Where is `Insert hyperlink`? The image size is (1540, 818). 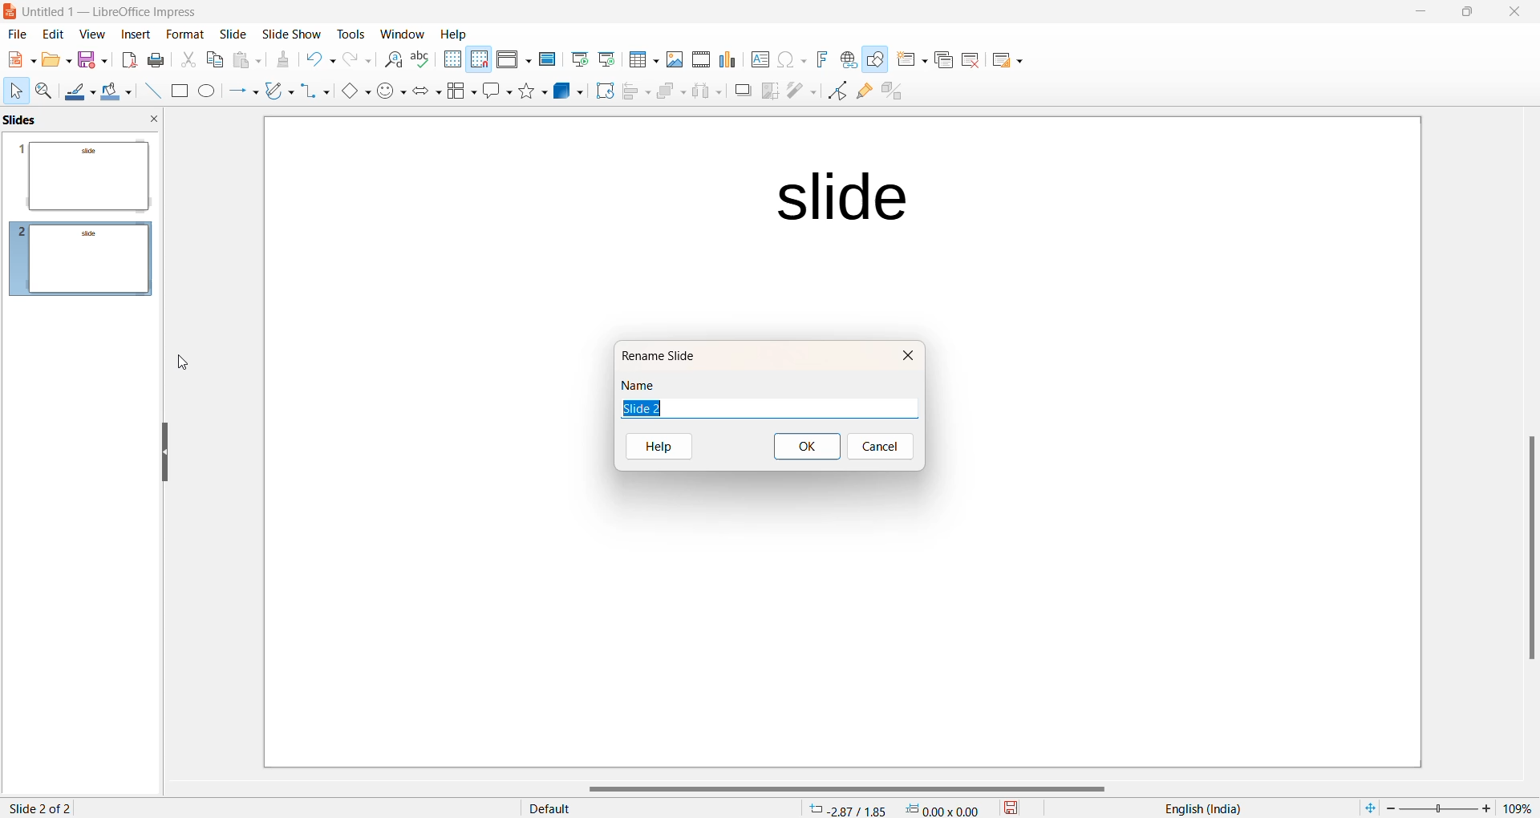 Insert hyperlink is located at coordinates (845, 60).